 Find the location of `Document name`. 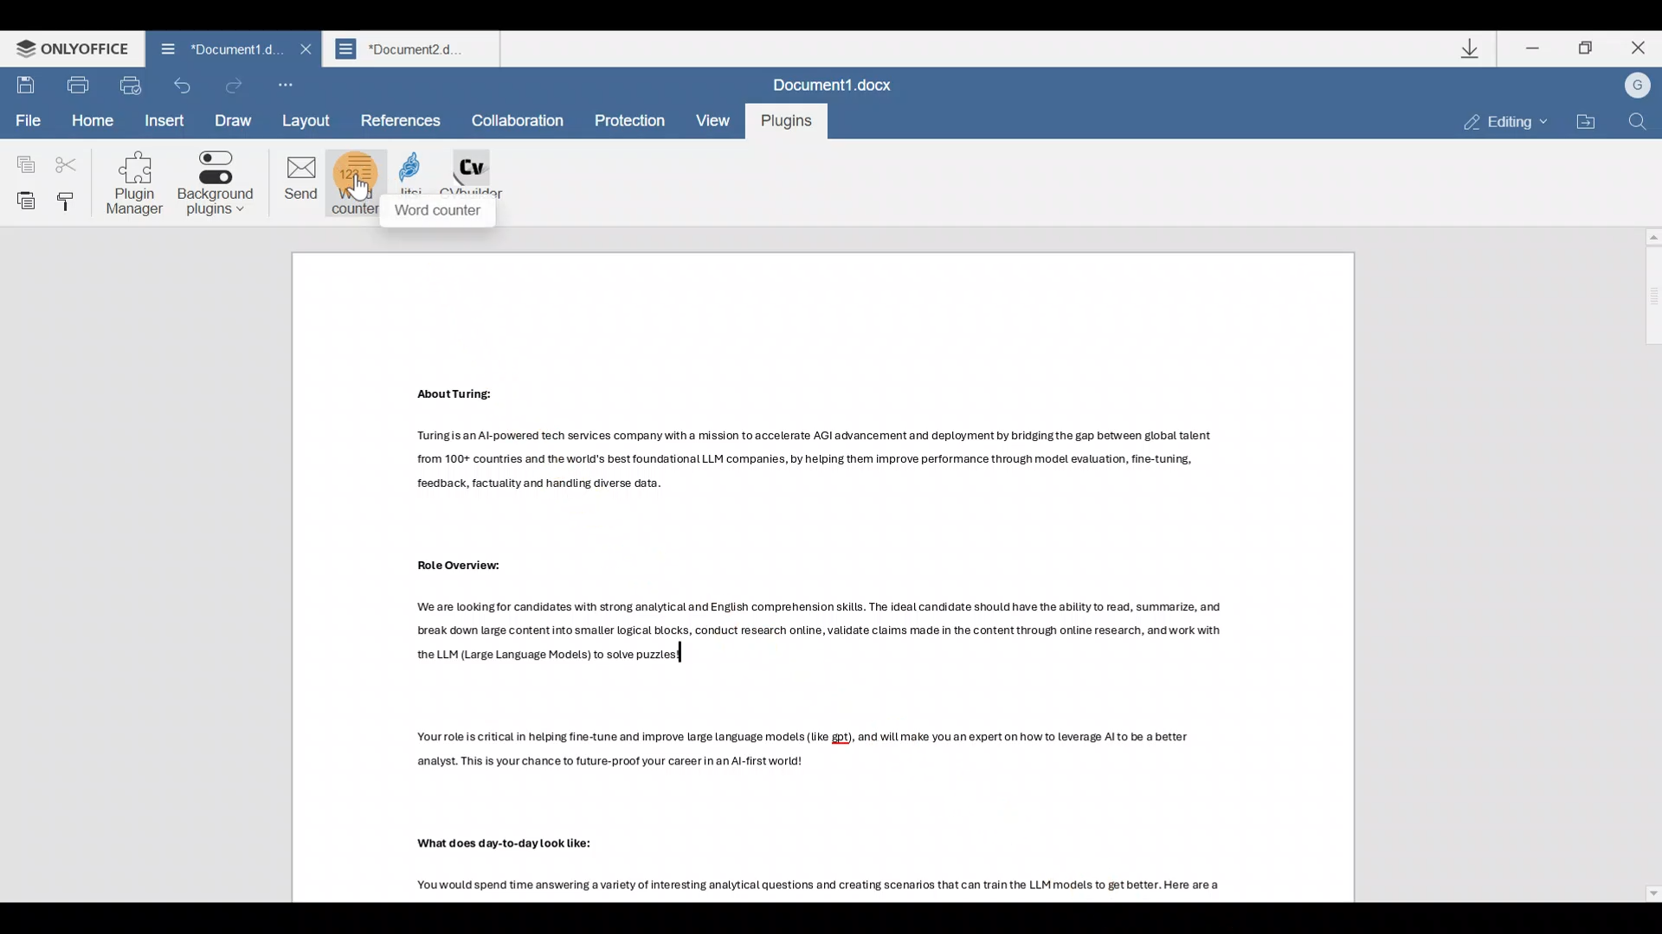

Document name is located at coordinates (222, 48).